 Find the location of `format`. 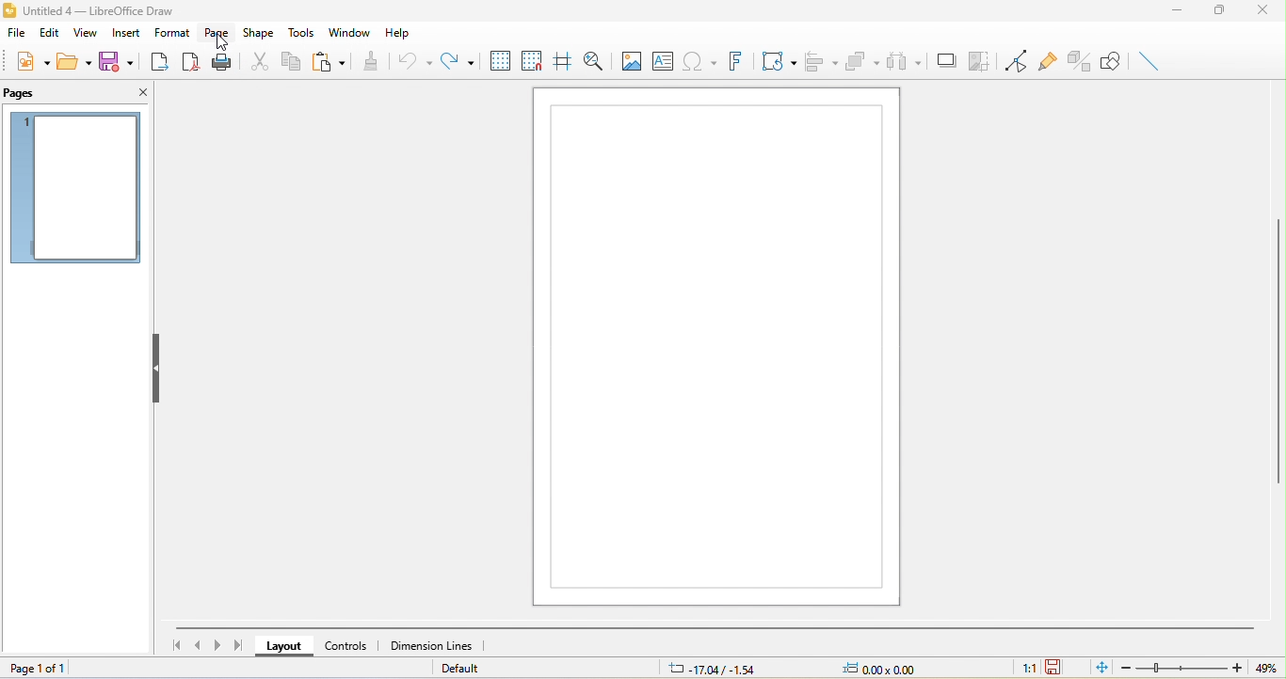

format is located at coordinates (171, 32).